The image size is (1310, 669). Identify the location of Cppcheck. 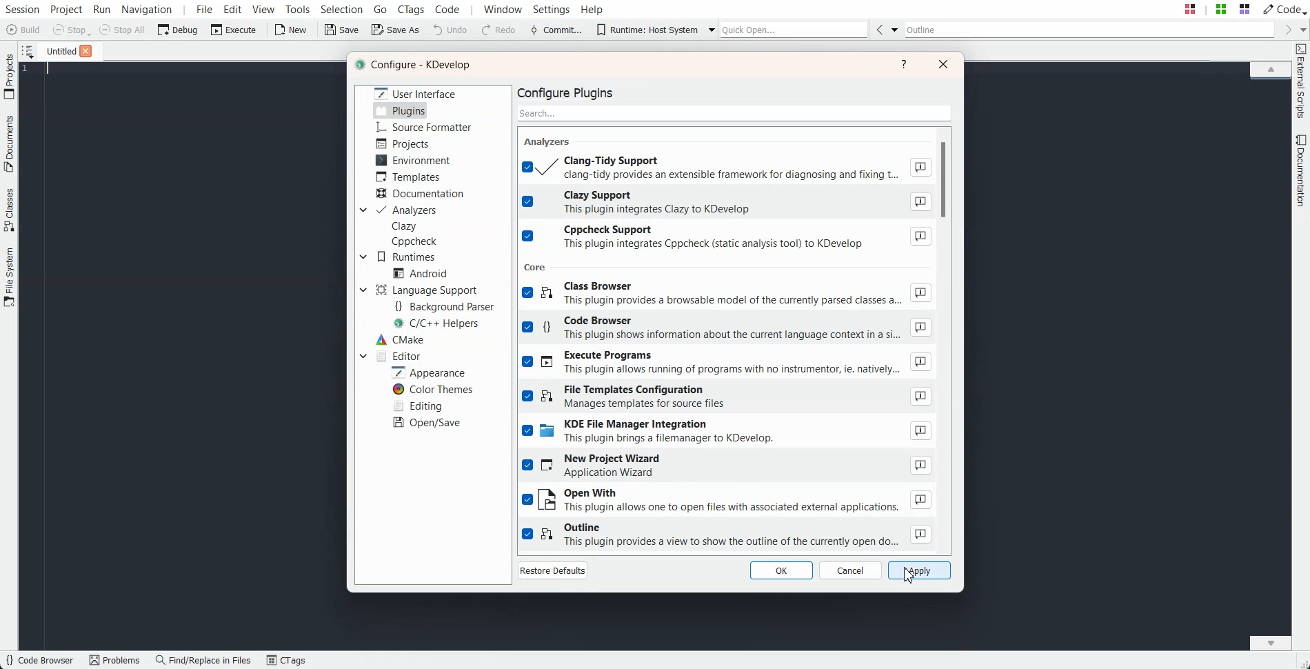
(416, 241).